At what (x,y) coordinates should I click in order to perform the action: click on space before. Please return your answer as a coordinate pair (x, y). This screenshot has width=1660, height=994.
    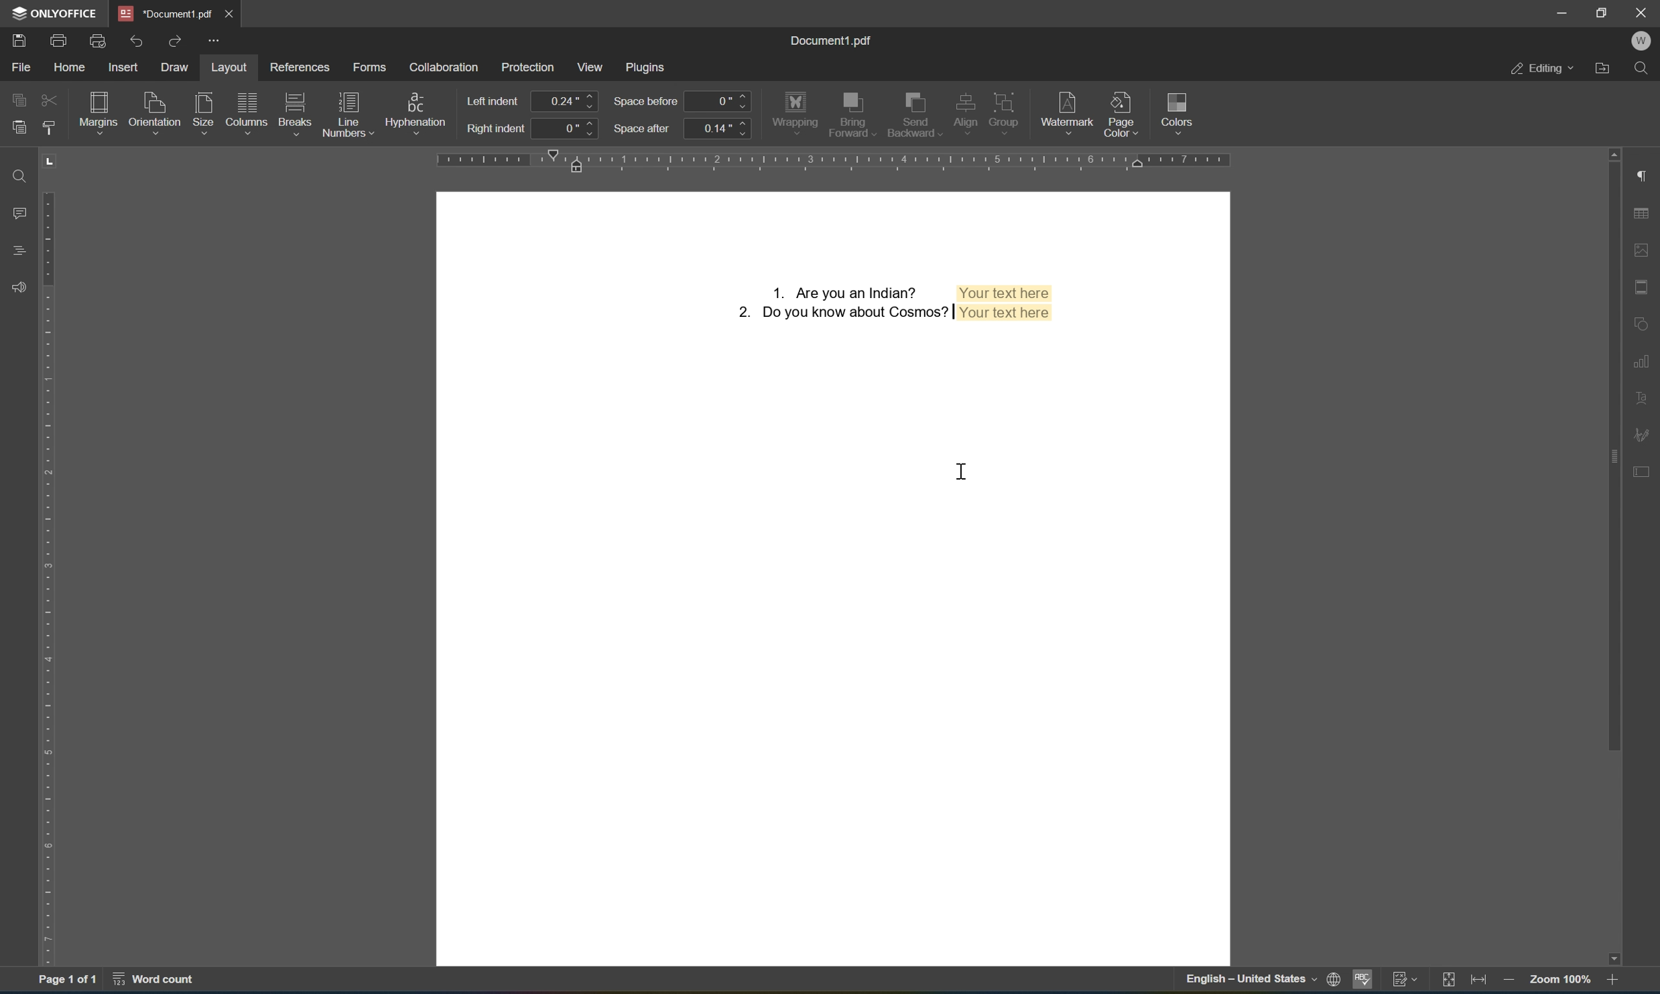
    Looking at the image, I should click on (647, 102).